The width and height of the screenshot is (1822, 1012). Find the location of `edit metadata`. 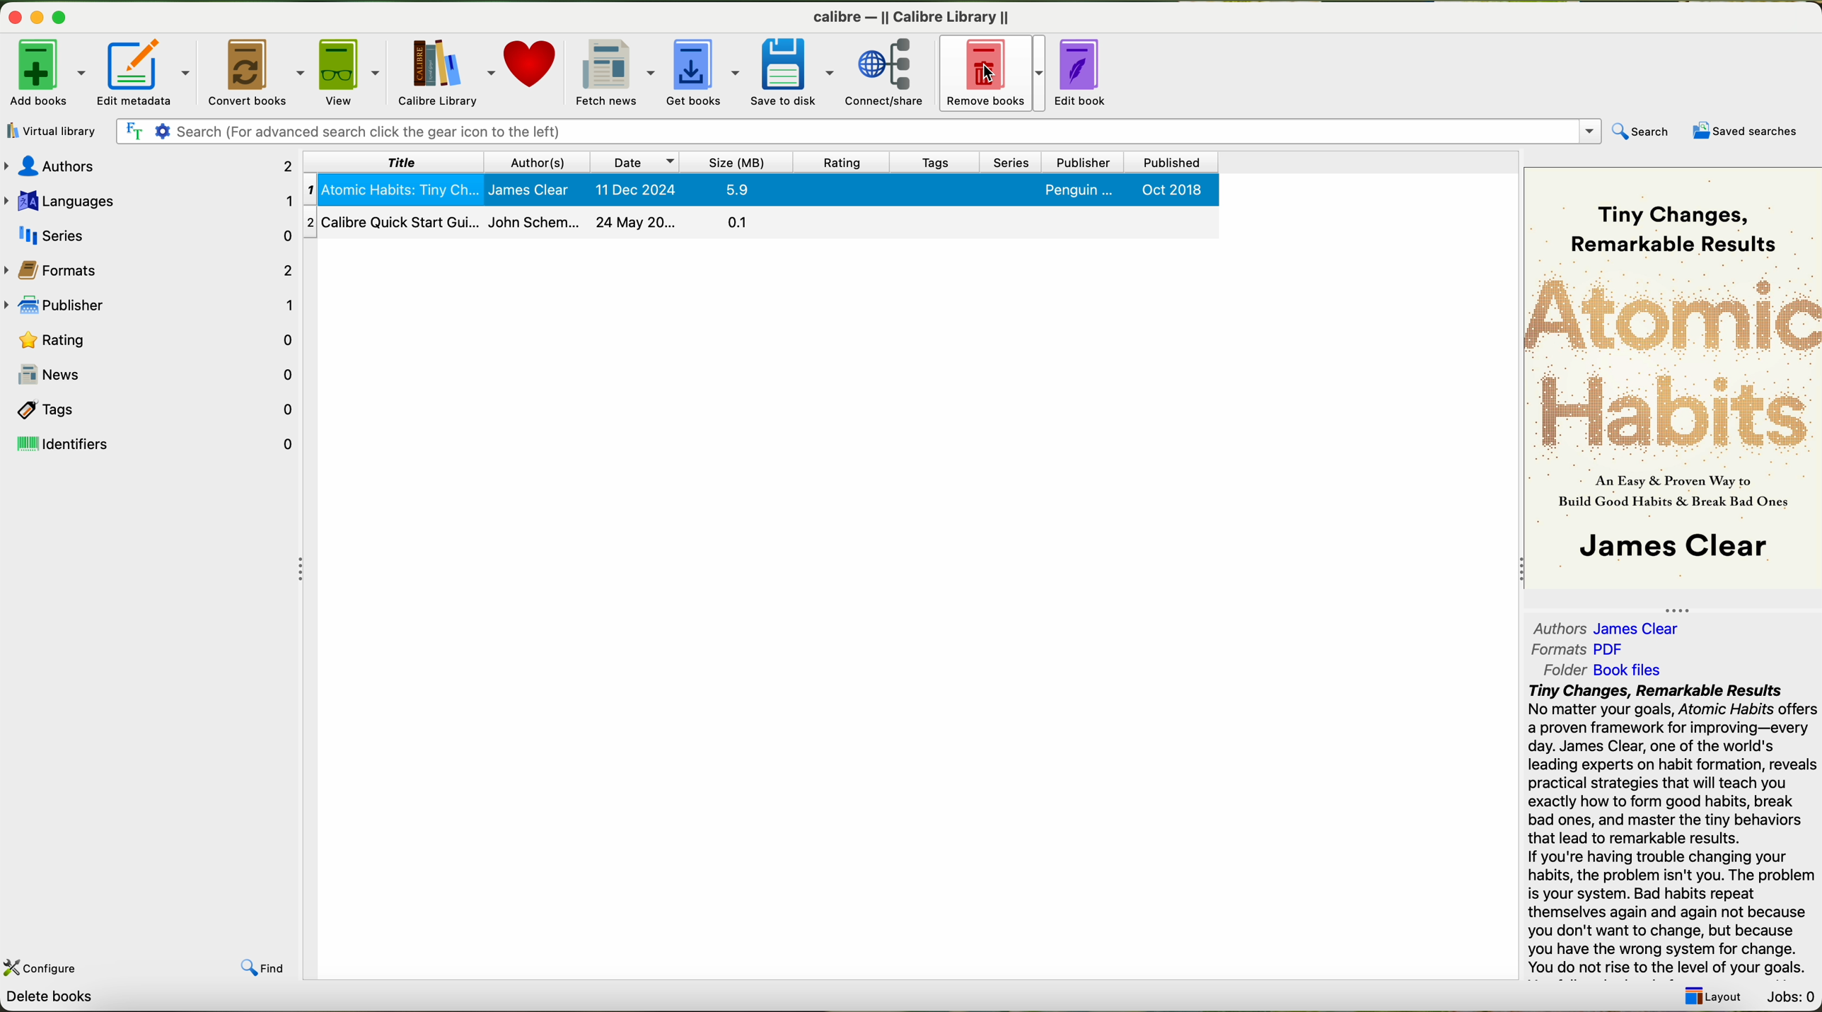

edit metadata is located at coordinates (142, 73).